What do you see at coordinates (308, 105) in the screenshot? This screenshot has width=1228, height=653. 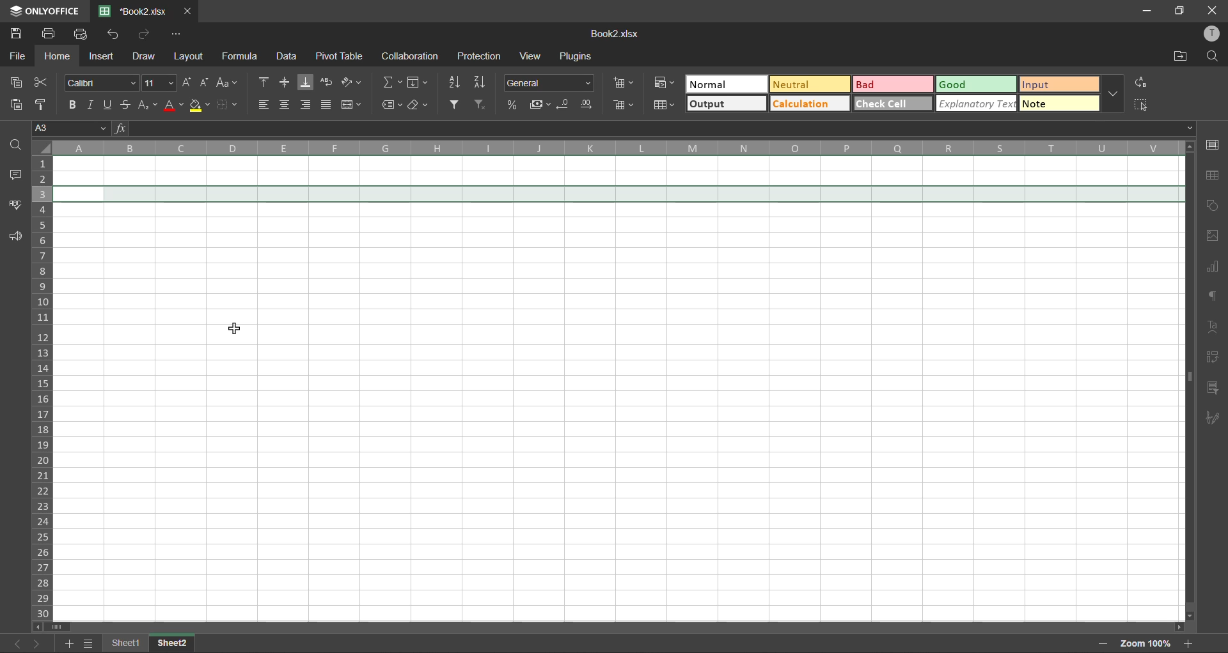 I see `align right` at bounding box center [308, 105].